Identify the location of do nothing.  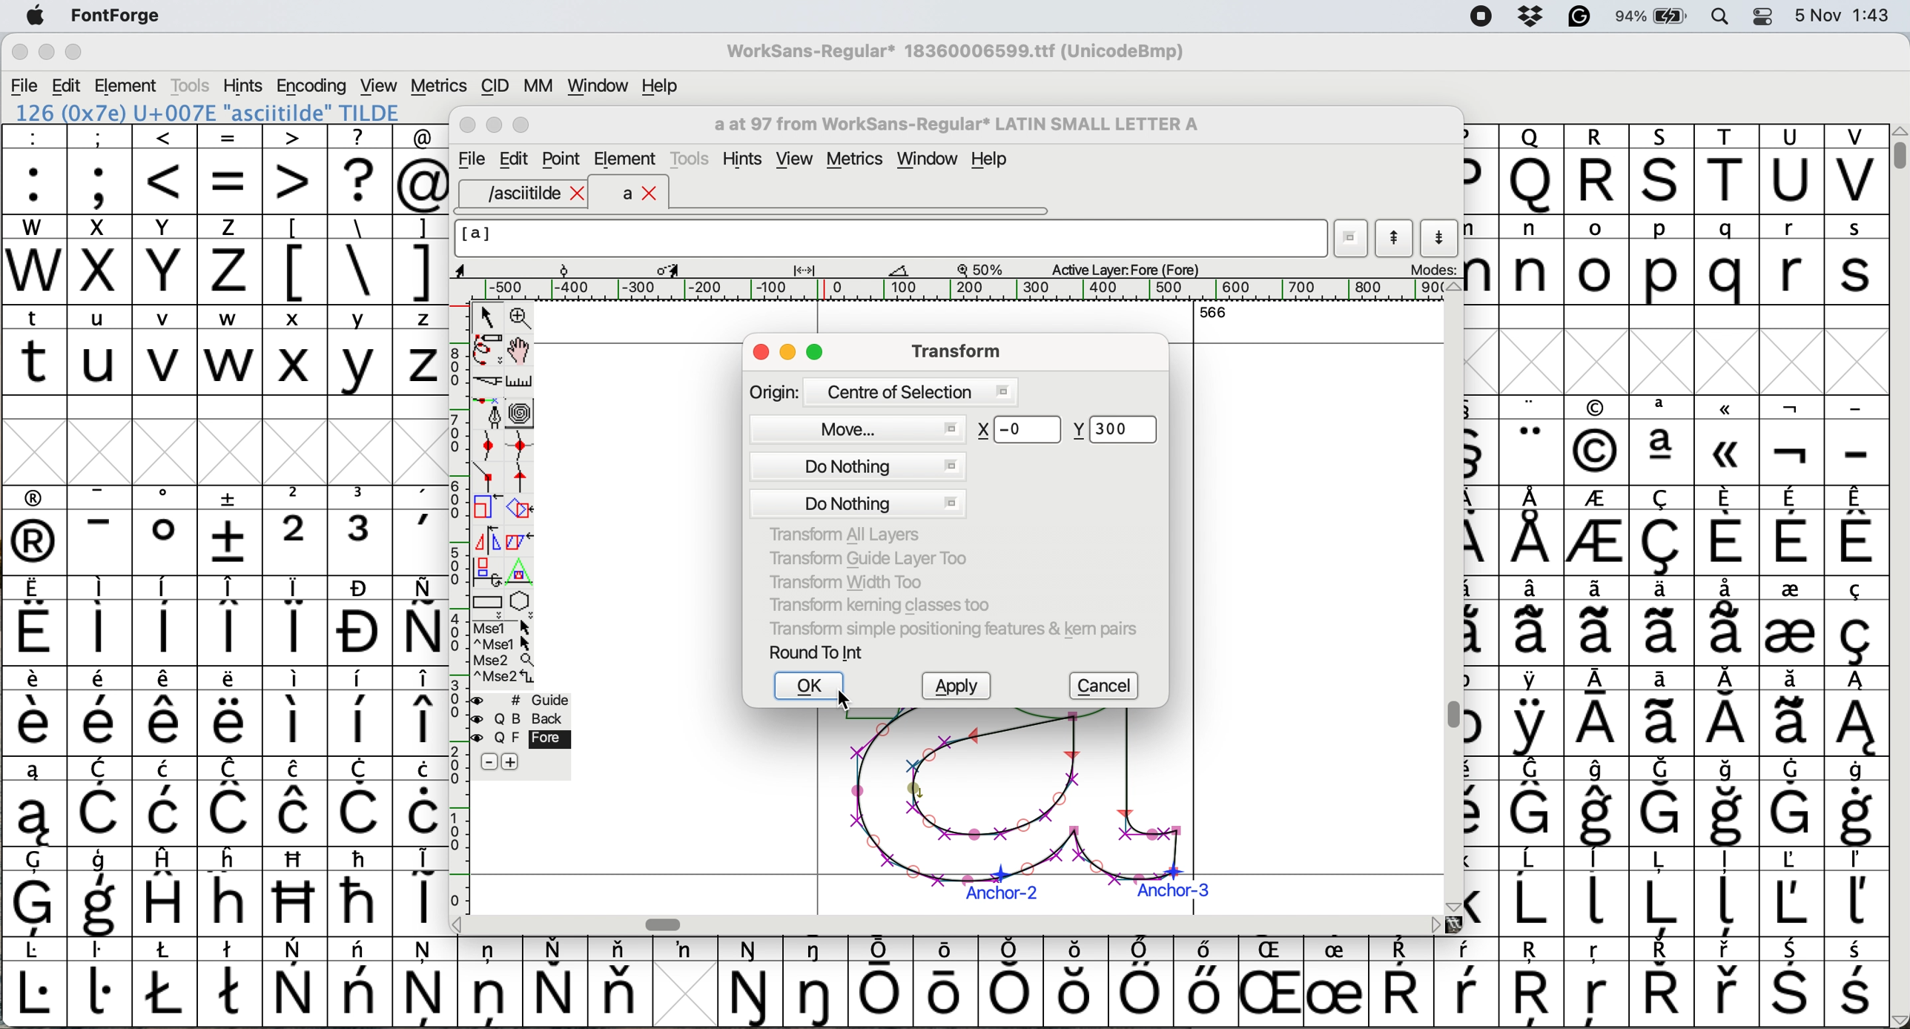
(855, 483).